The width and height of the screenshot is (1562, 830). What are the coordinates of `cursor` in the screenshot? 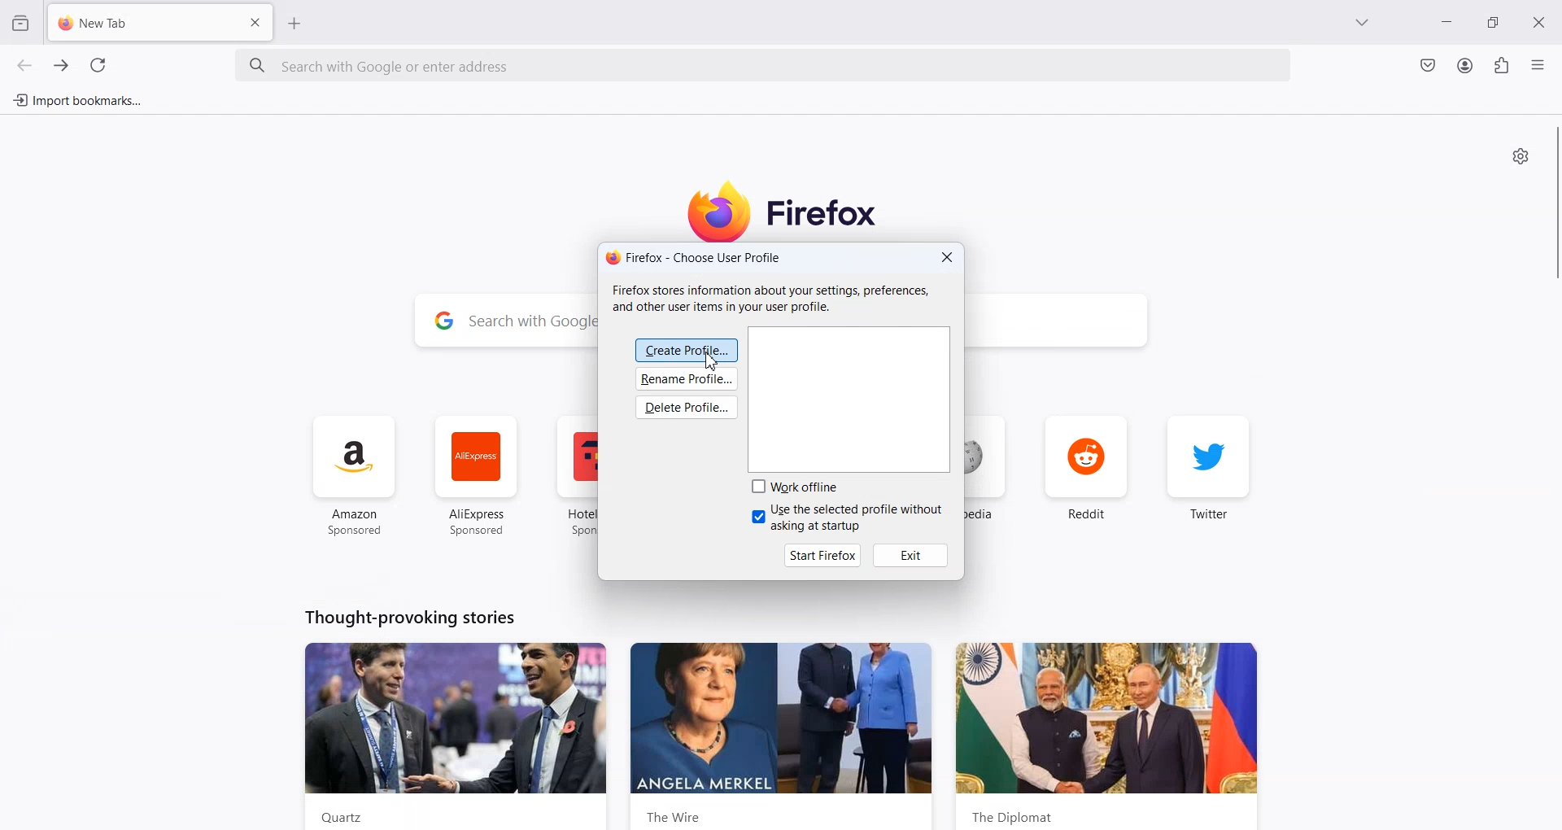 It's located at (711, 363).